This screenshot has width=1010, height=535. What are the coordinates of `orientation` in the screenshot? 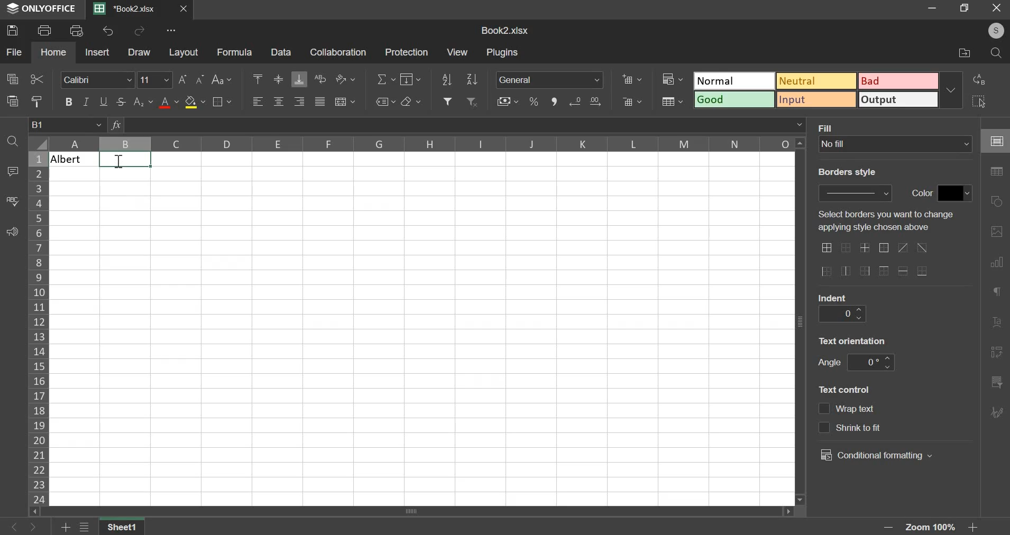 It's located at (344, 78).